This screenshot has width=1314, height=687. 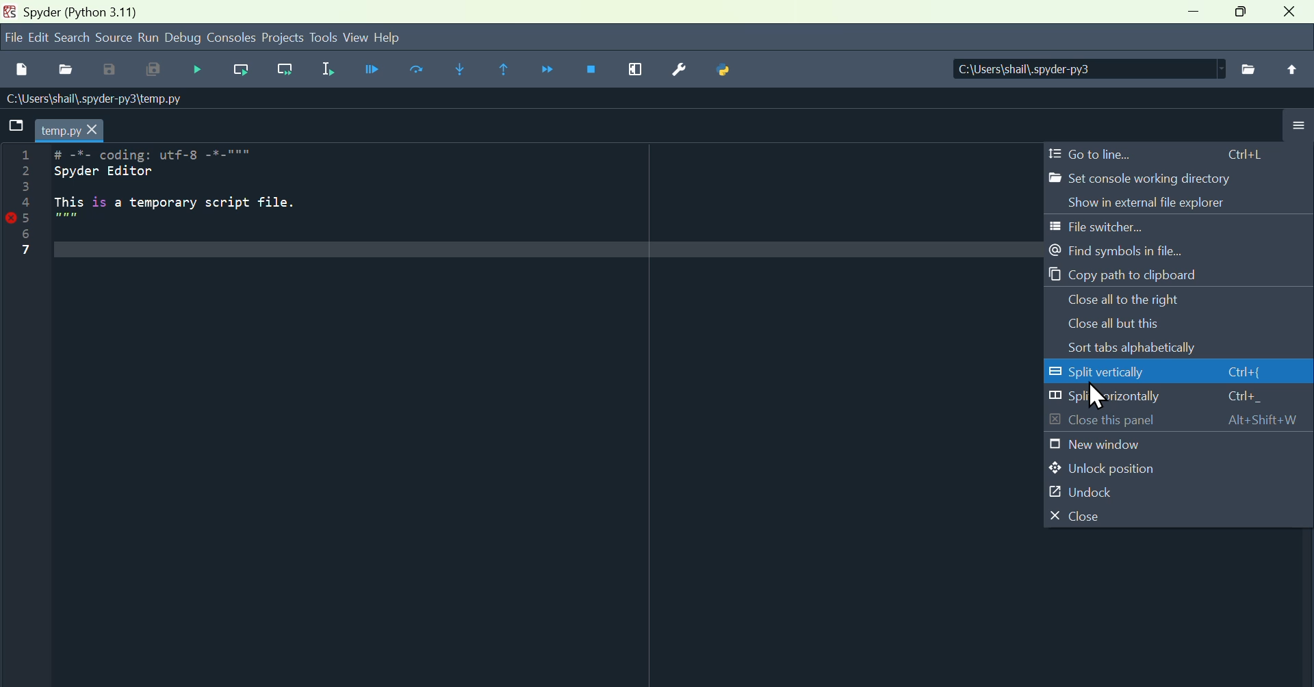 I want to click on Debug file, so click(x=201, y=70).